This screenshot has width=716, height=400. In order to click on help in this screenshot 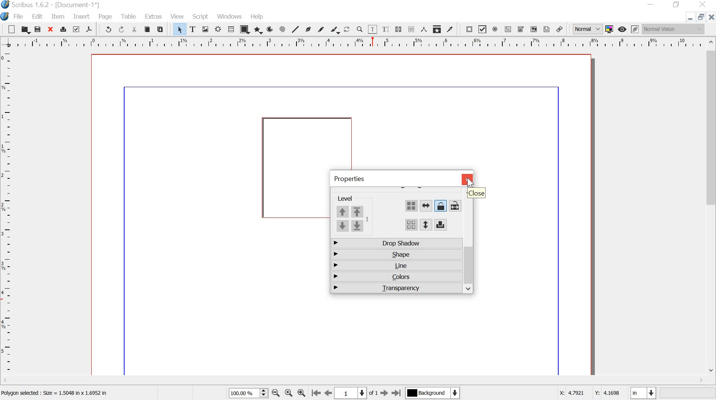, I will do `click(258, 17)`.